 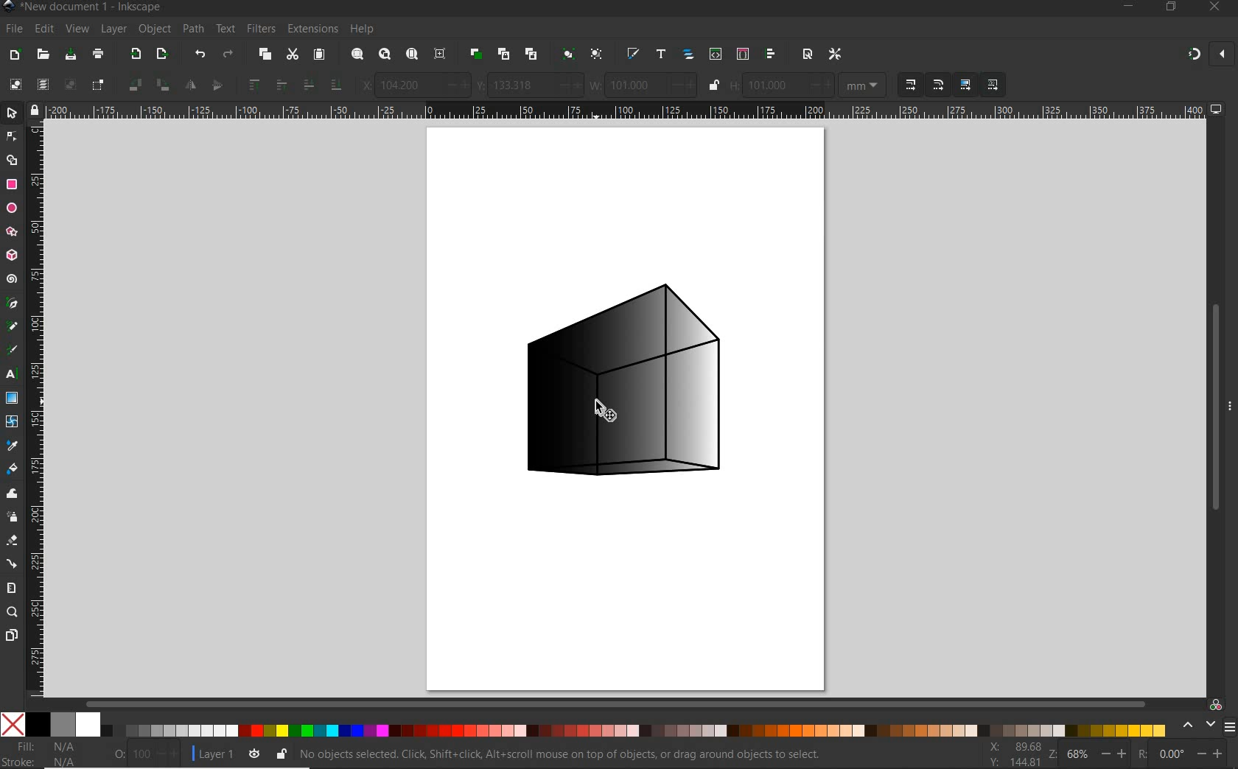 What do you see at coordinates (36, 410) in the screenshot?
I see `RULER` at bounding box center [36, 410].